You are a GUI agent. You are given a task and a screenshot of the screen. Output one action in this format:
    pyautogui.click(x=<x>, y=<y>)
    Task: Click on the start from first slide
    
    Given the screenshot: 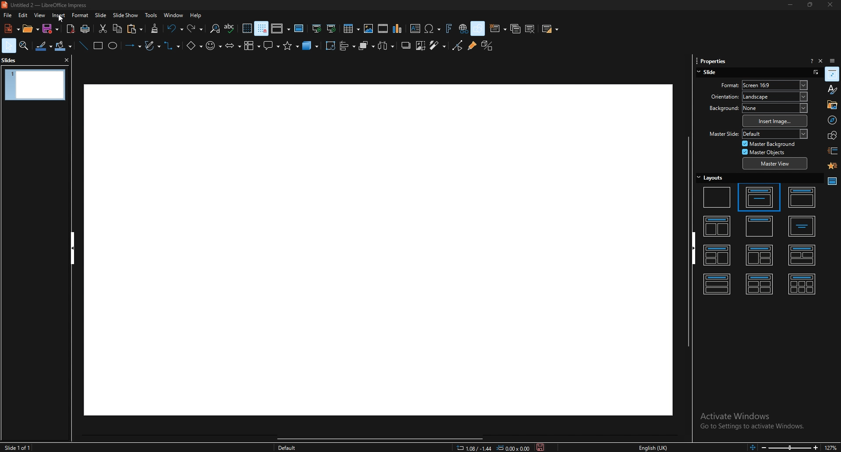 What is the action you would take?
    pyautogui.click(x=318, y=28)
    